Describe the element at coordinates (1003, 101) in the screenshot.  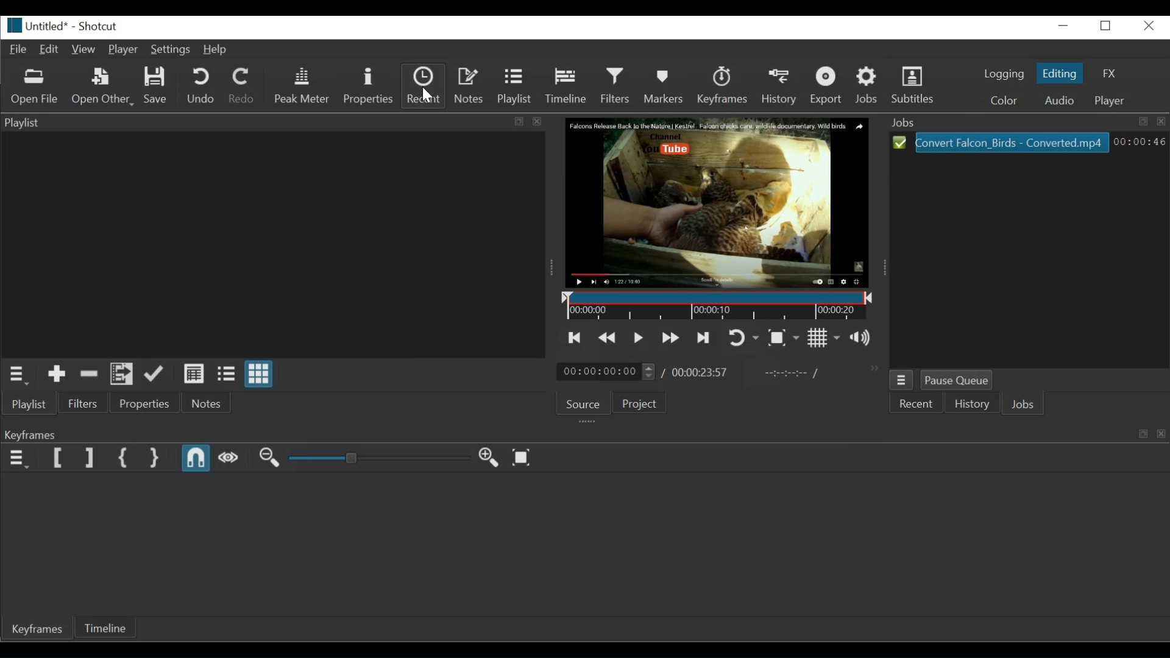
I see `Color` at that location.